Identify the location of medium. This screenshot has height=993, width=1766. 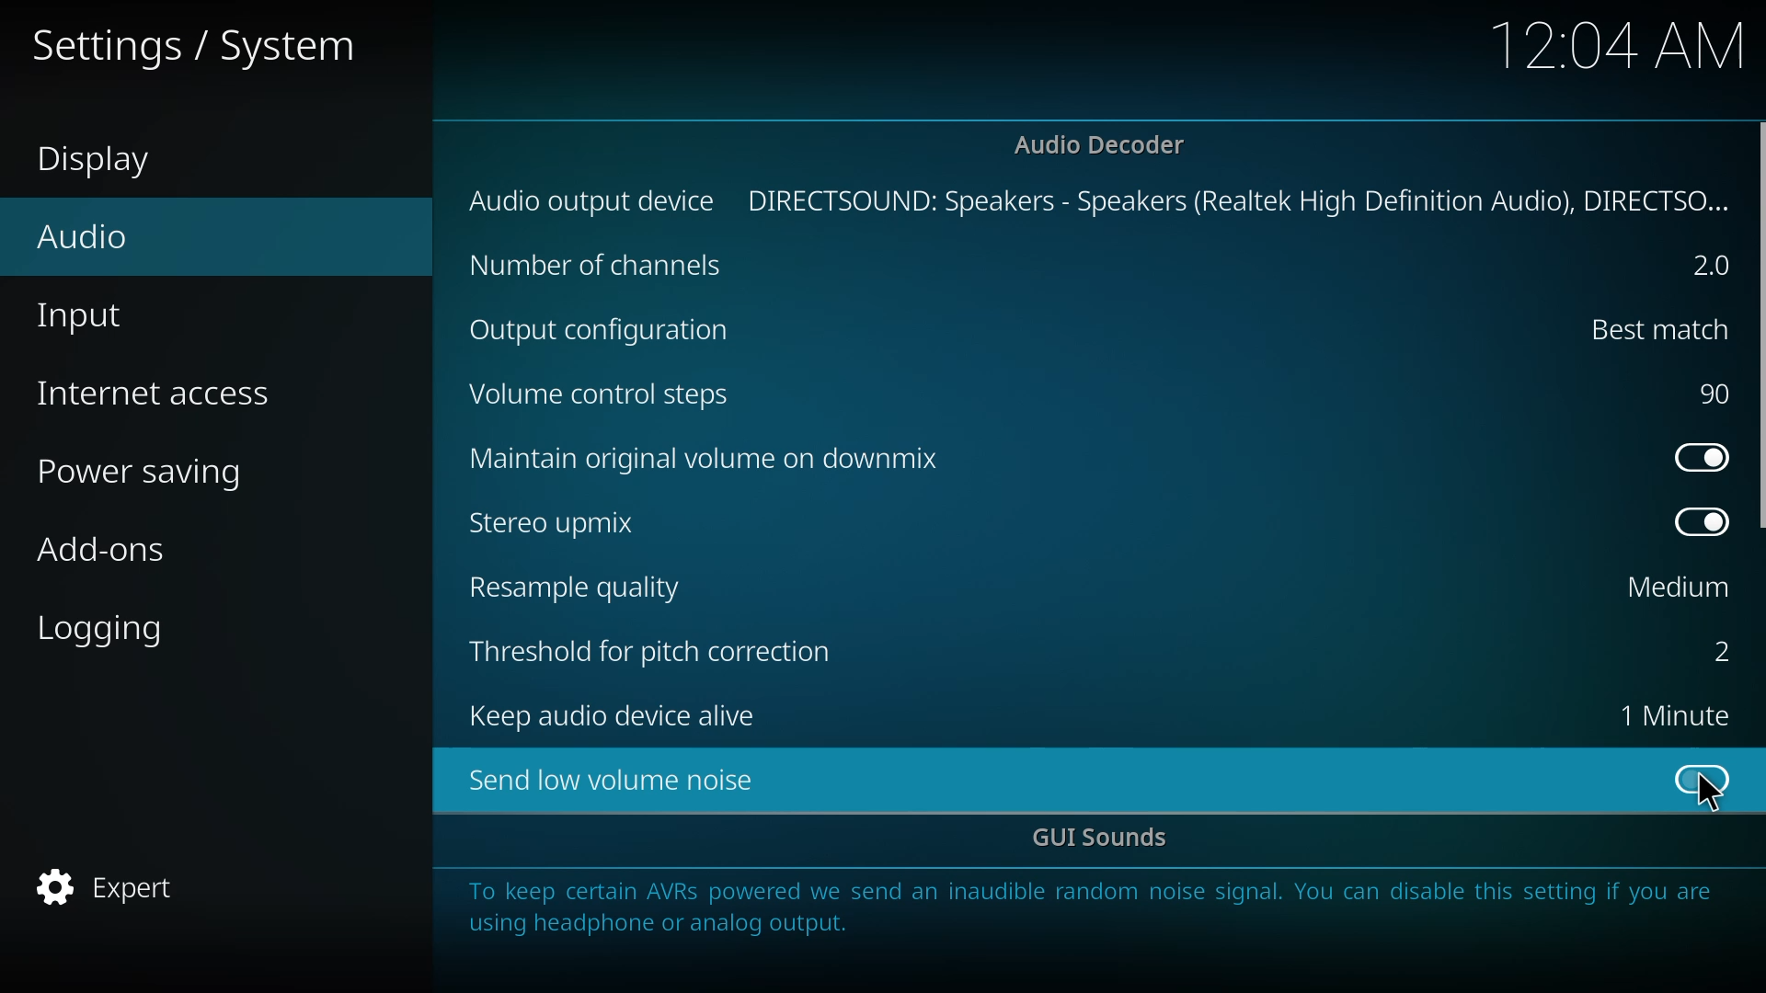
(1673, 589).